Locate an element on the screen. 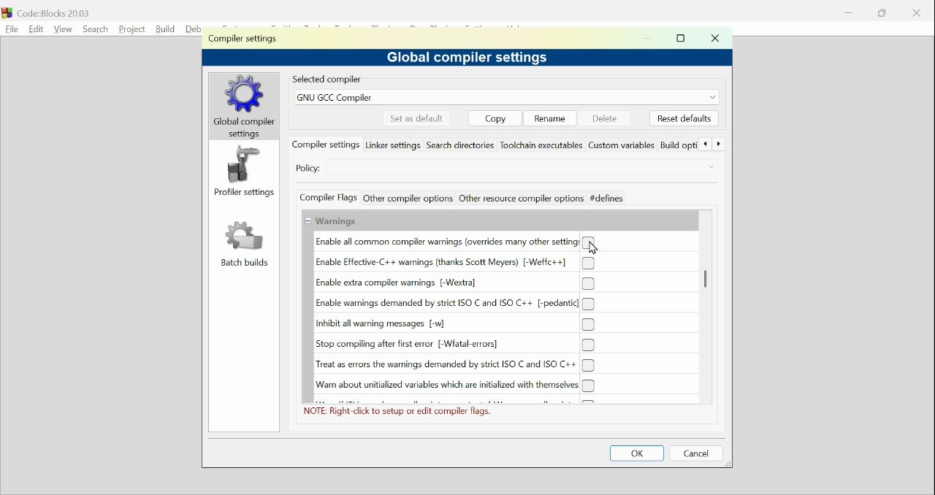 This screenshot has width=935, height=495. Profiler setting is located at coordinates (245, 172).